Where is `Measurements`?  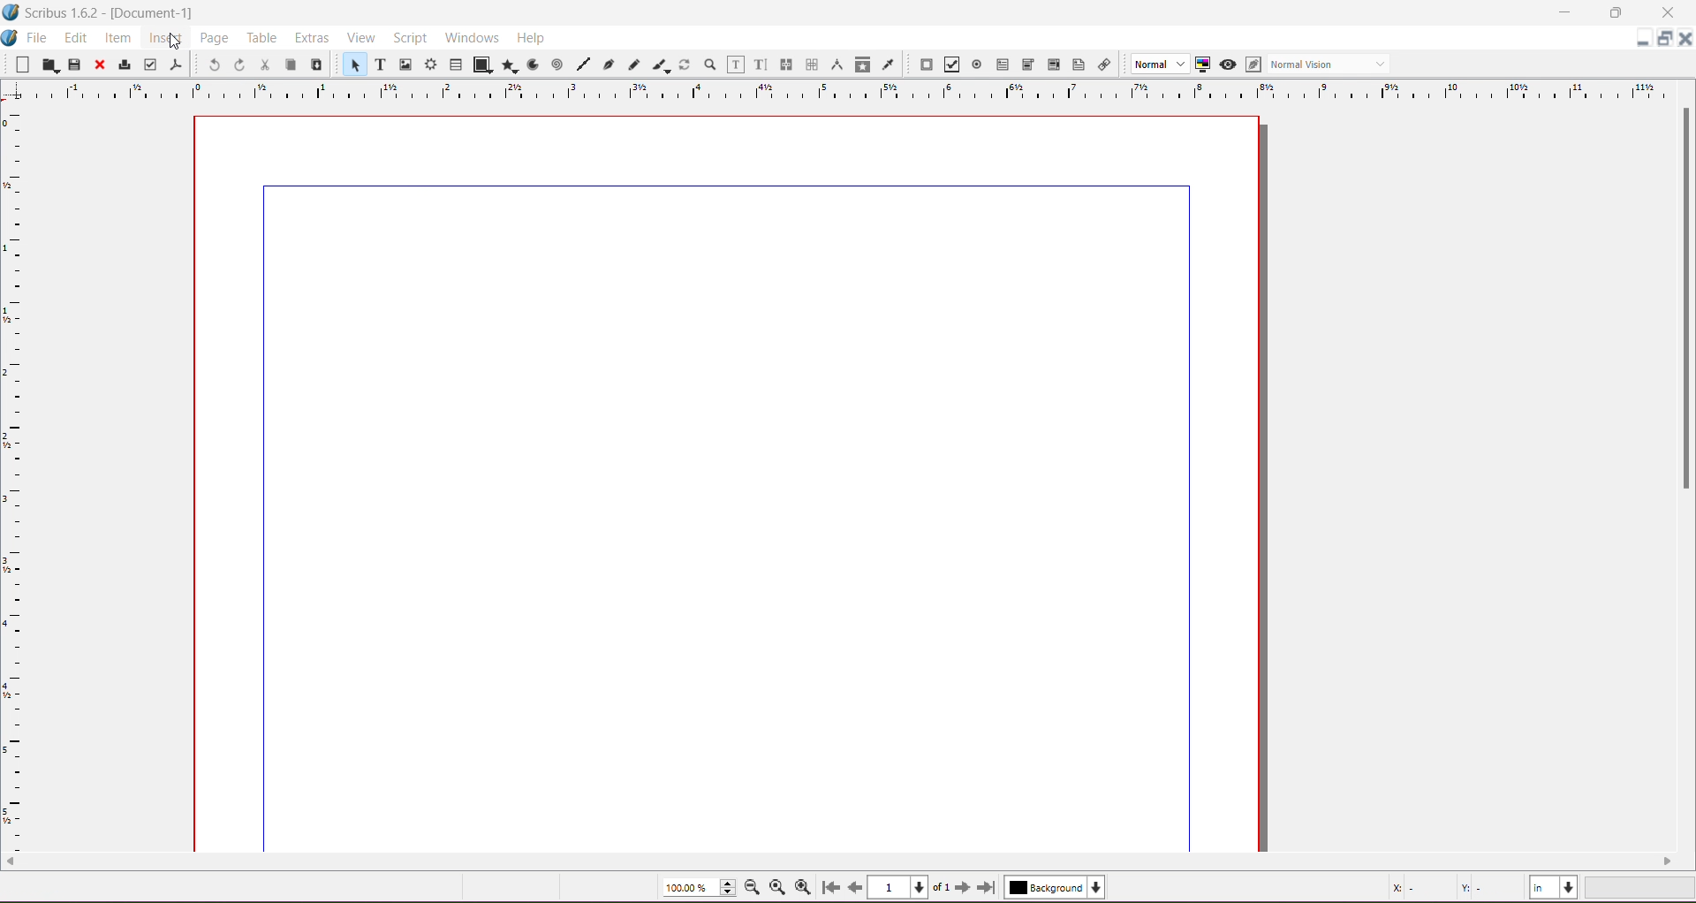 Measurements is located at coordinates (837, 64).